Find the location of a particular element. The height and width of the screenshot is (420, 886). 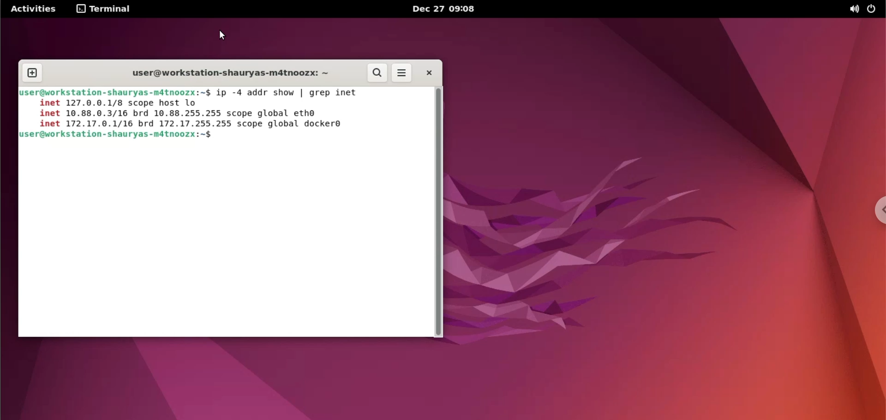

chrome options is located at coordinates (878, 211).